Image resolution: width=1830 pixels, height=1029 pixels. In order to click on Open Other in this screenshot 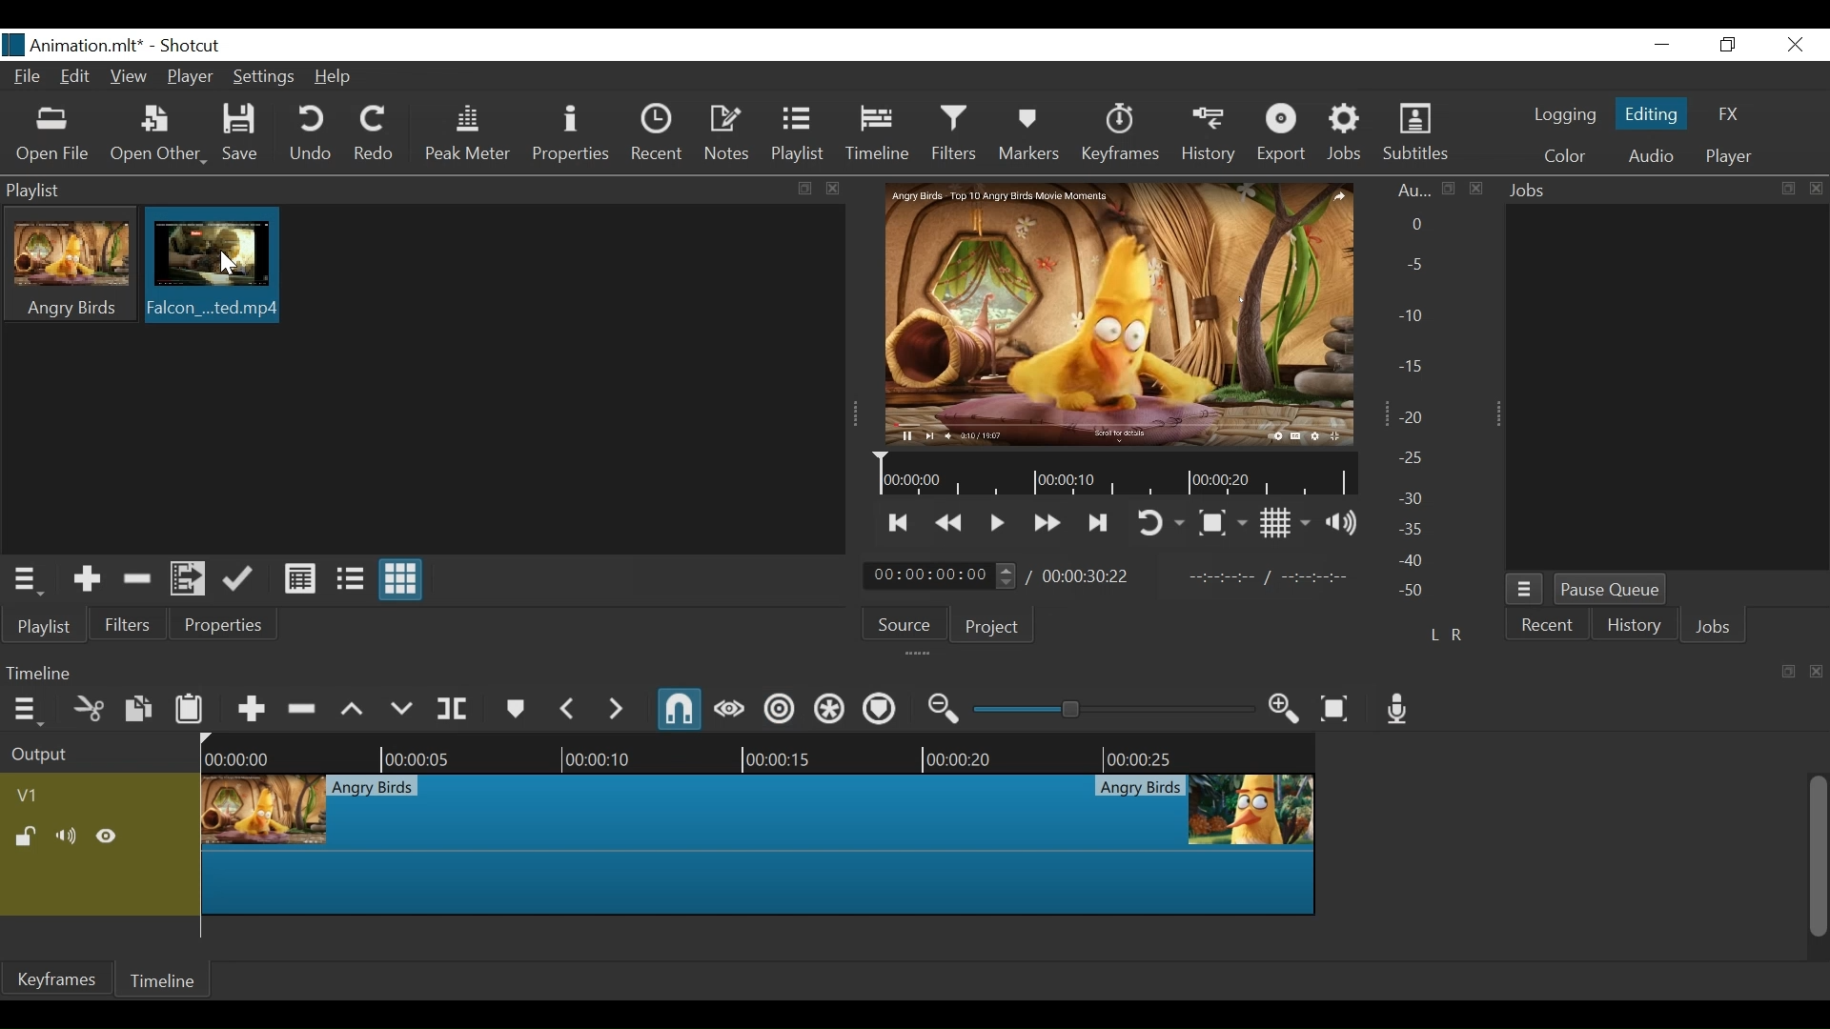, I will do `click(157, 136)`.